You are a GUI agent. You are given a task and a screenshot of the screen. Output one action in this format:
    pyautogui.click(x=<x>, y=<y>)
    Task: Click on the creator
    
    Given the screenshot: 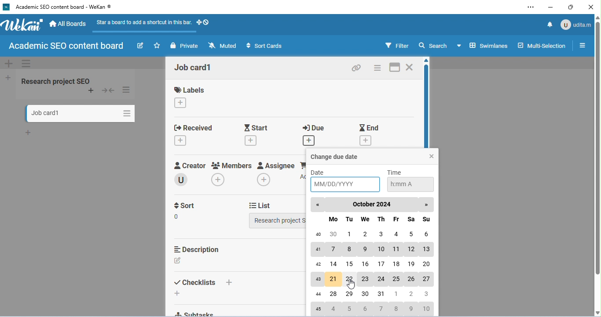 What is the action you would take?
    pyautogui.click(x=191, y=165)
    